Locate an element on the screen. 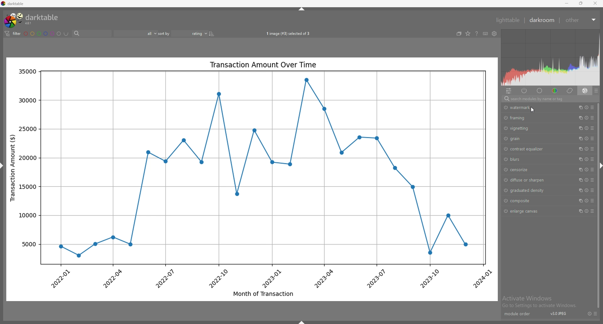 This screenshot has width=603, height=324. multiple instances action is located at coordinates (580, 159).